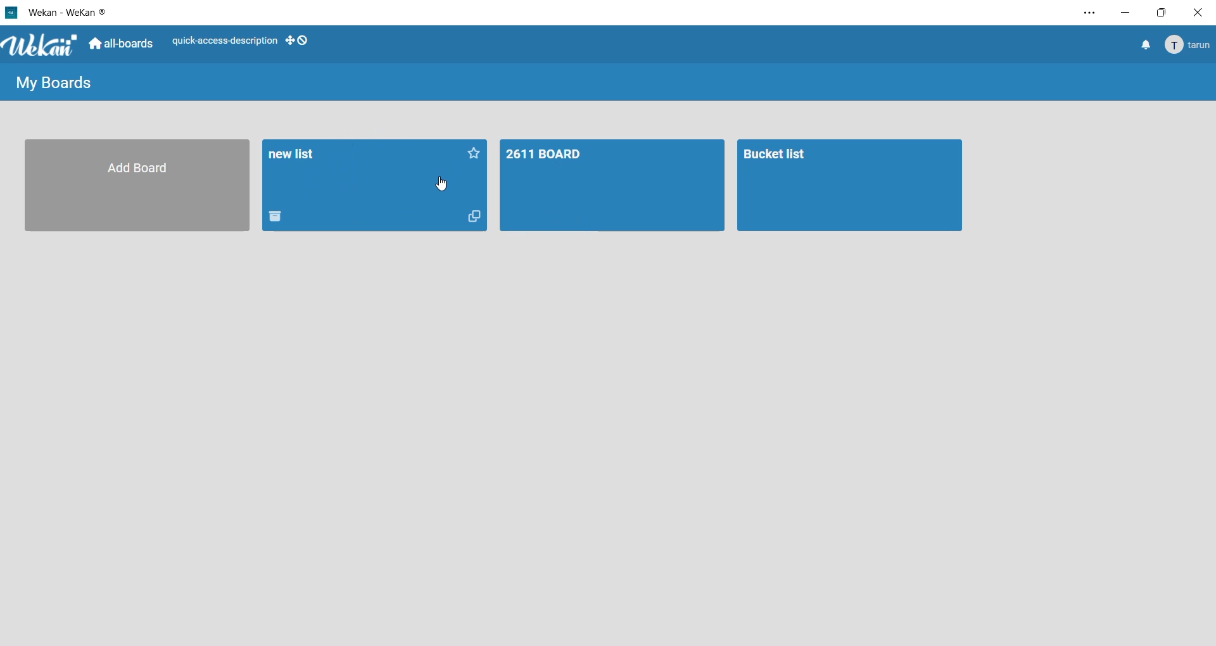 The width and height of the screenshot is (1216, 646). What do you see at coordinates (478, 218) in the screenshot?
I see `duplicate` at bounding box center [478, 218].